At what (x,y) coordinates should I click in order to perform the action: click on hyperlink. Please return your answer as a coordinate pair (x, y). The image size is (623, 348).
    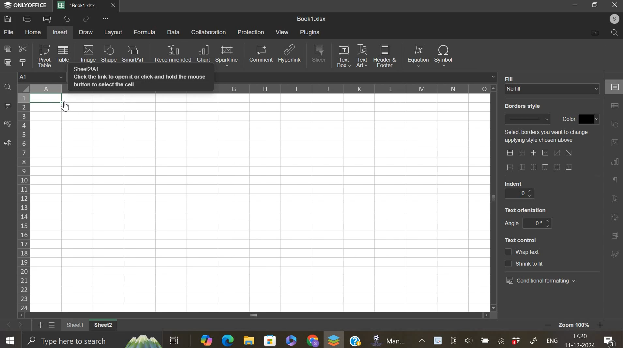
    Looking at the image, I should click on (290, 55).